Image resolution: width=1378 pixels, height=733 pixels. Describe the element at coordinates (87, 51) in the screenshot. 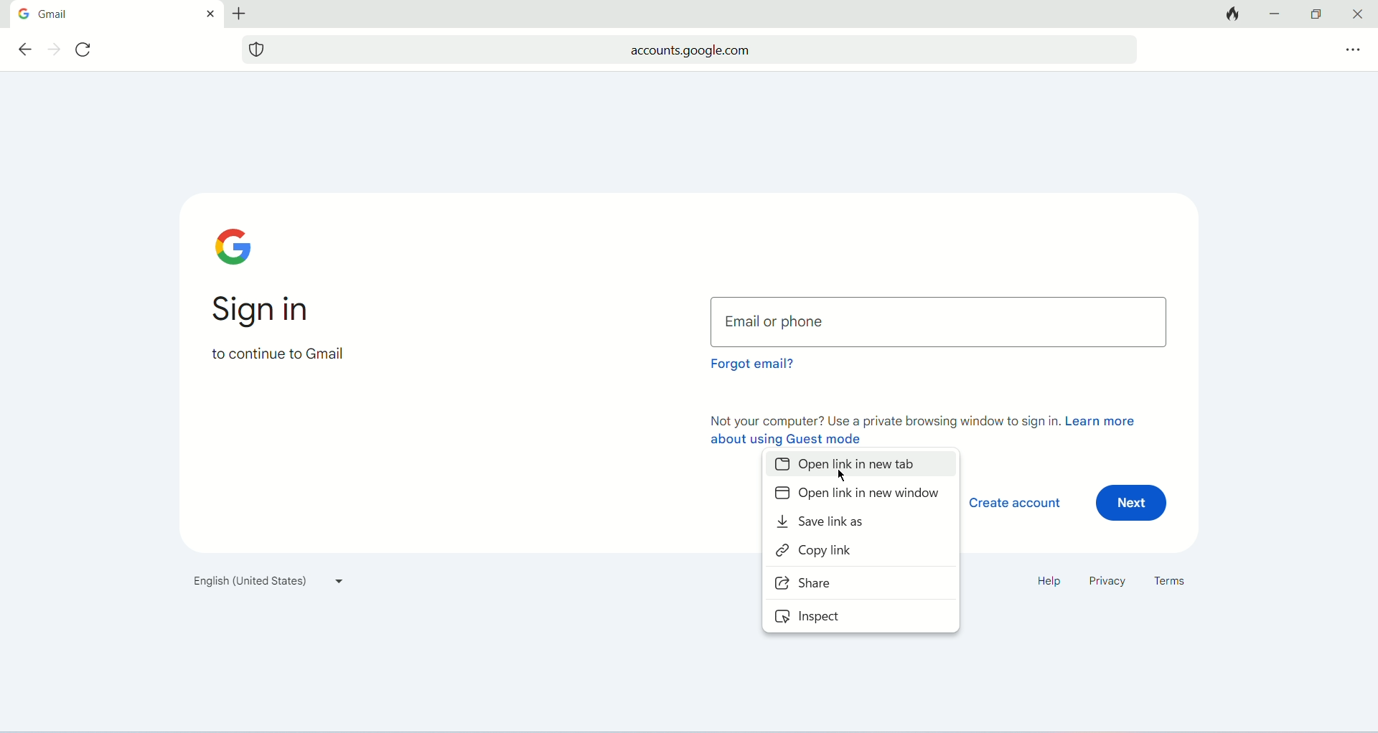

I see `refresh` at that location.